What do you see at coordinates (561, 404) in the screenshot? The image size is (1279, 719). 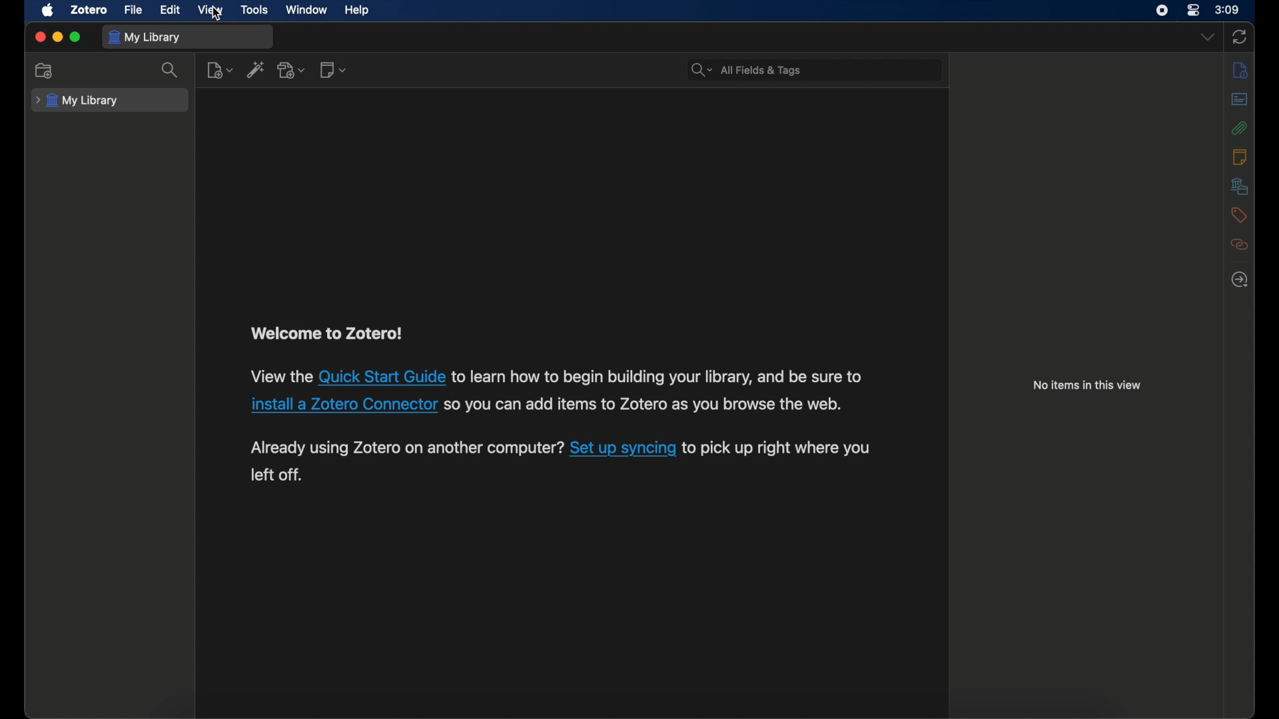 I see `paragraph describing instructions to use zotero software` at bounding box center [561, 404].